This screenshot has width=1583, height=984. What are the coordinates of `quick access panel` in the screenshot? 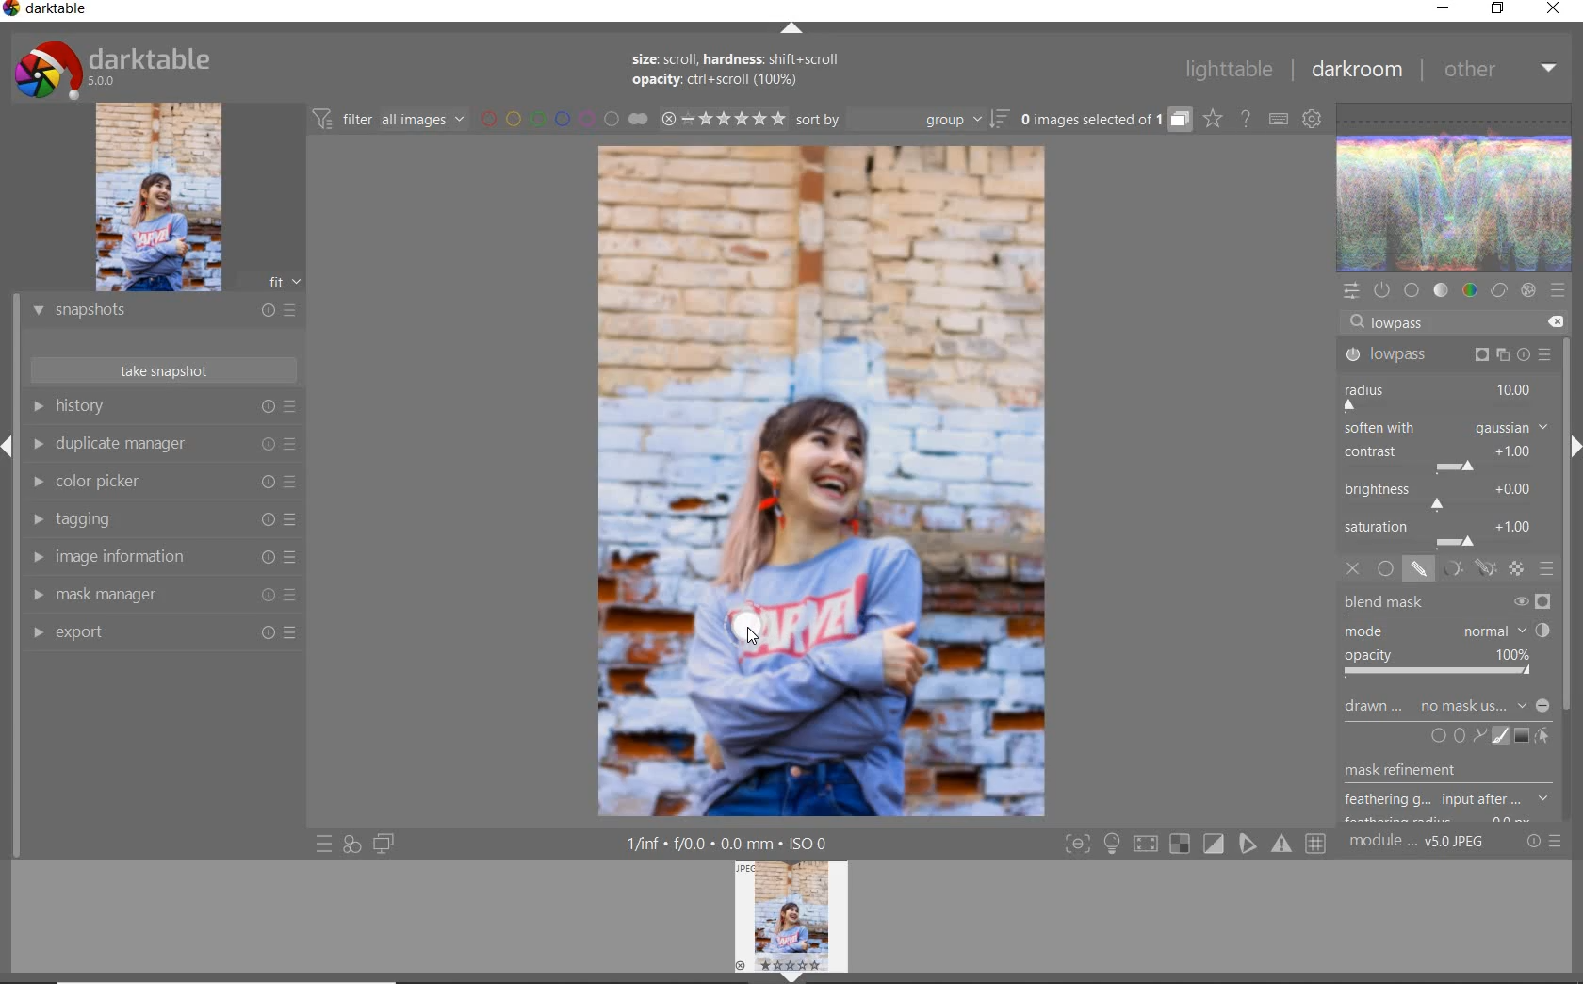 It's located at (1353, 288).